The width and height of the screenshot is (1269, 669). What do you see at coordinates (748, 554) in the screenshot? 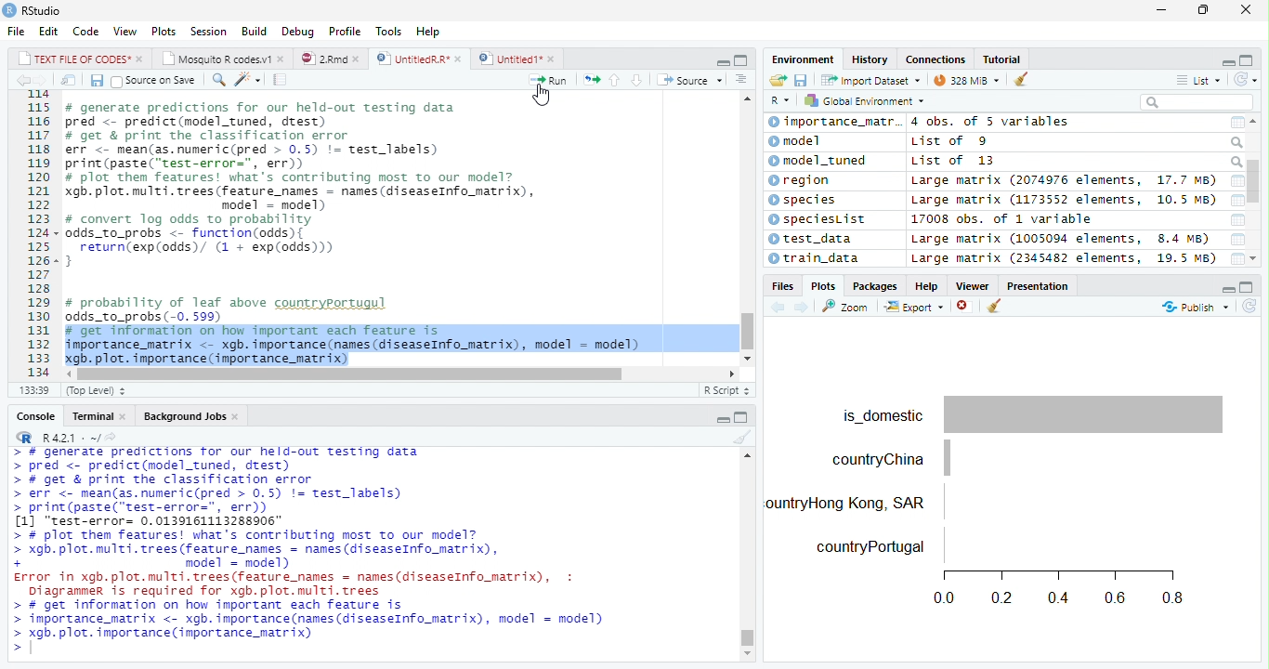
I see `Scroll` at bounding box center [748, 554].